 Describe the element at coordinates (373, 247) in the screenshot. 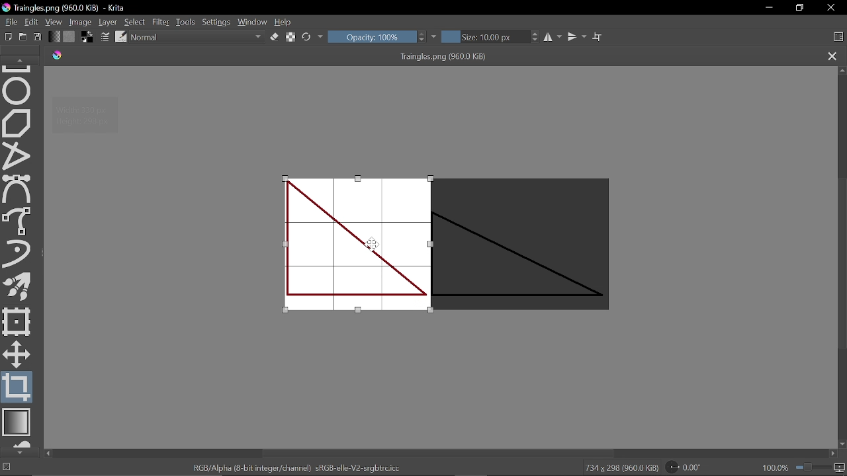

I see `Cursor` at that location.